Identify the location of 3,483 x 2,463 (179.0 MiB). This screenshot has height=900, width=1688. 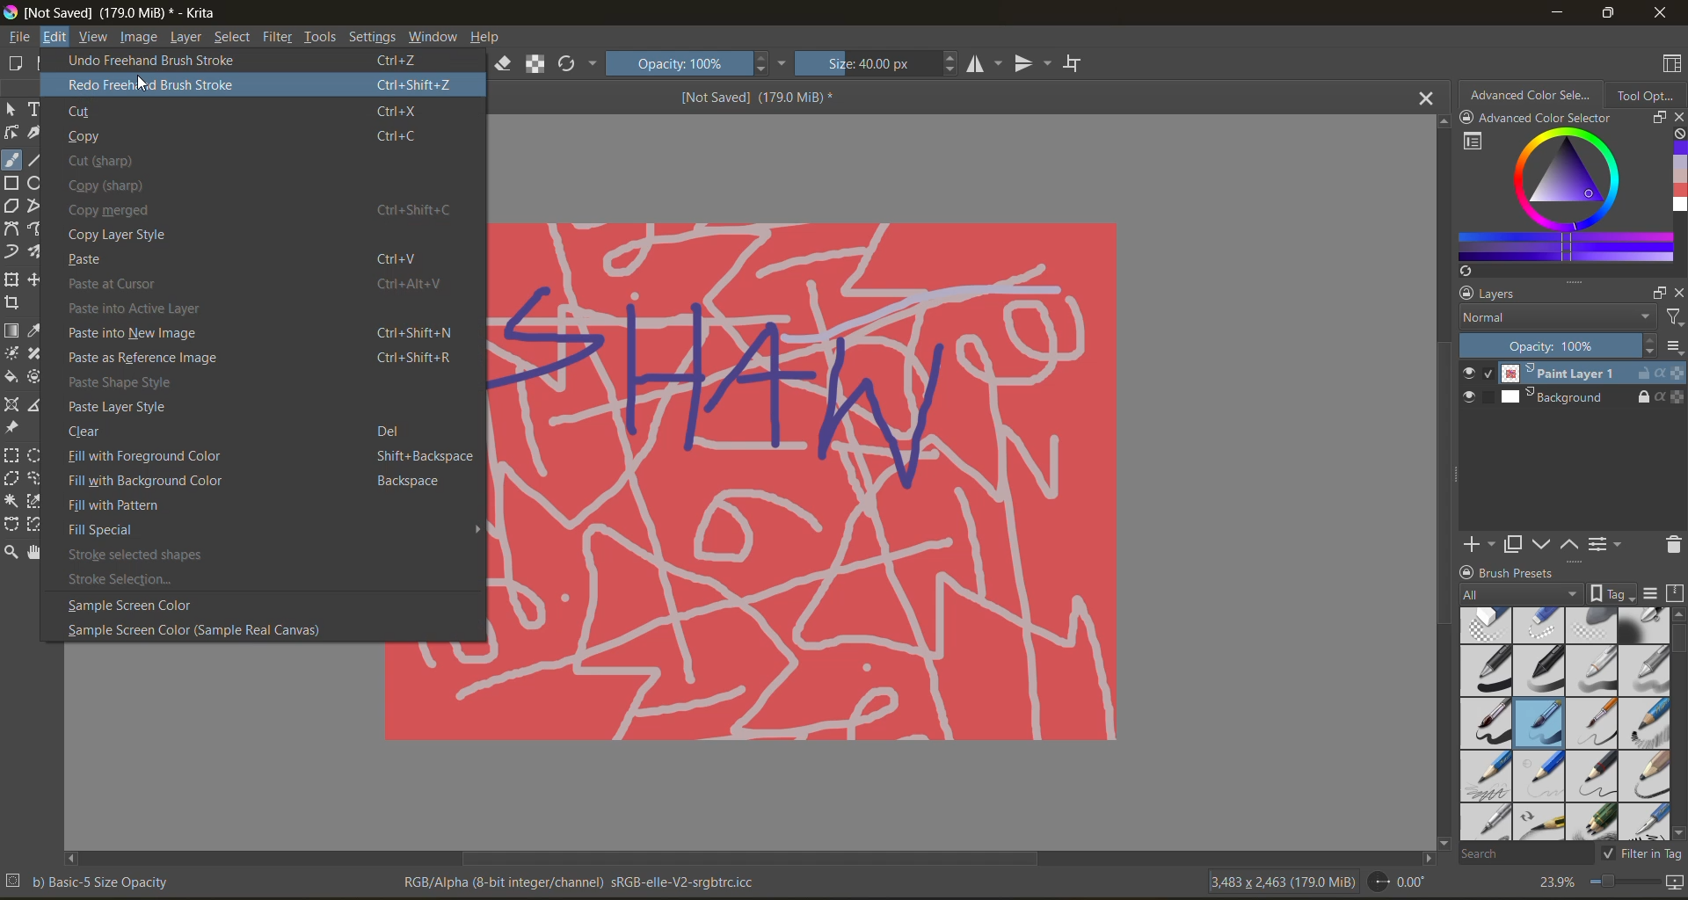
(1282, 881).